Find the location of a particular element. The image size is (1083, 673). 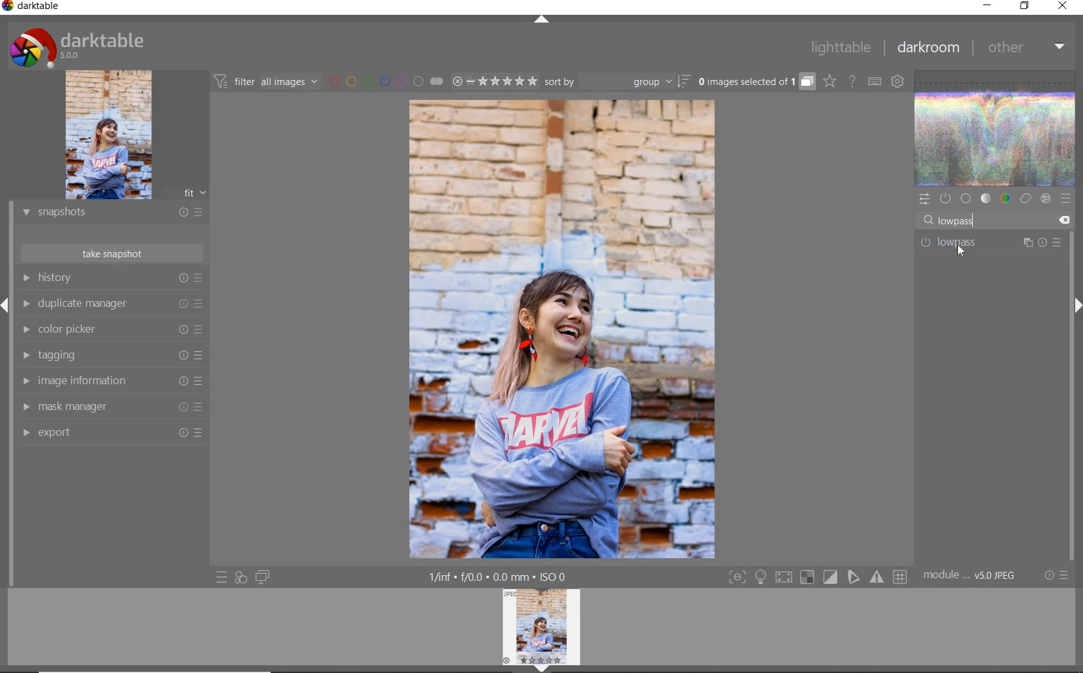

color is located at coordinates (1005, 199).